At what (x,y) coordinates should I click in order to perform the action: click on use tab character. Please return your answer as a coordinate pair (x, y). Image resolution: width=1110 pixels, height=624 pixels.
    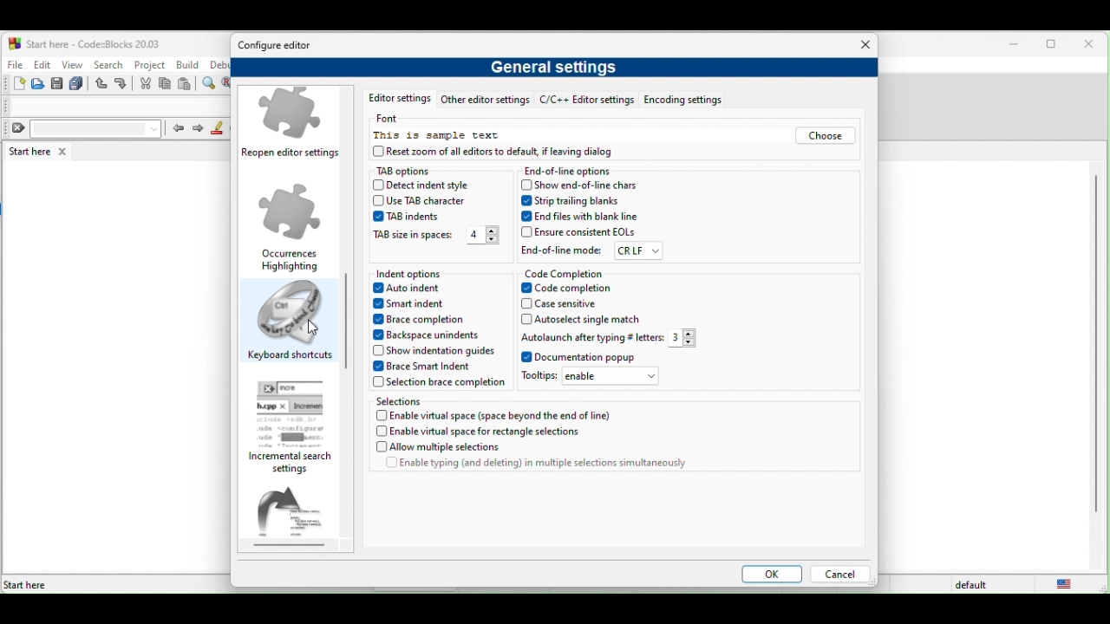
    Looking at the image, I should click on (424, 201).